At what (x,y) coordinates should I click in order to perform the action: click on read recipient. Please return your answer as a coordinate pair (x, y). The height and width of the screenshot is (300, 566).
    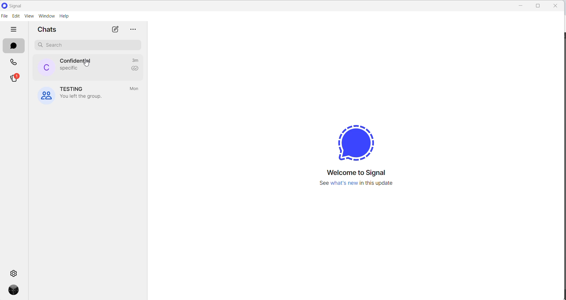
    Looking at the image, I should click on (136, 69).